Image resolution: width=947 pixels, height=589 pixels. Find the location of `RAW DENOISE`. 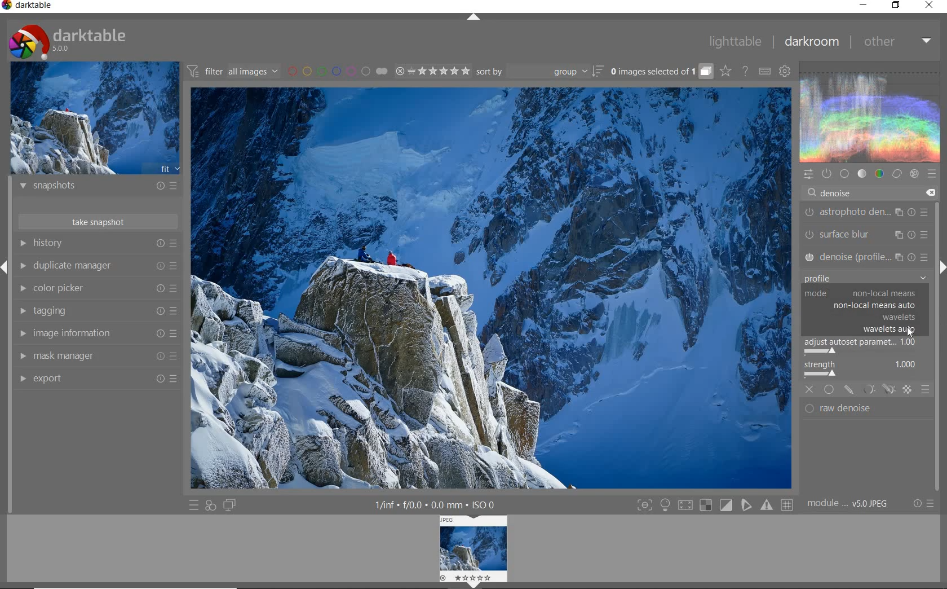

RAW DENOISE is located at coordinates (858, 410).